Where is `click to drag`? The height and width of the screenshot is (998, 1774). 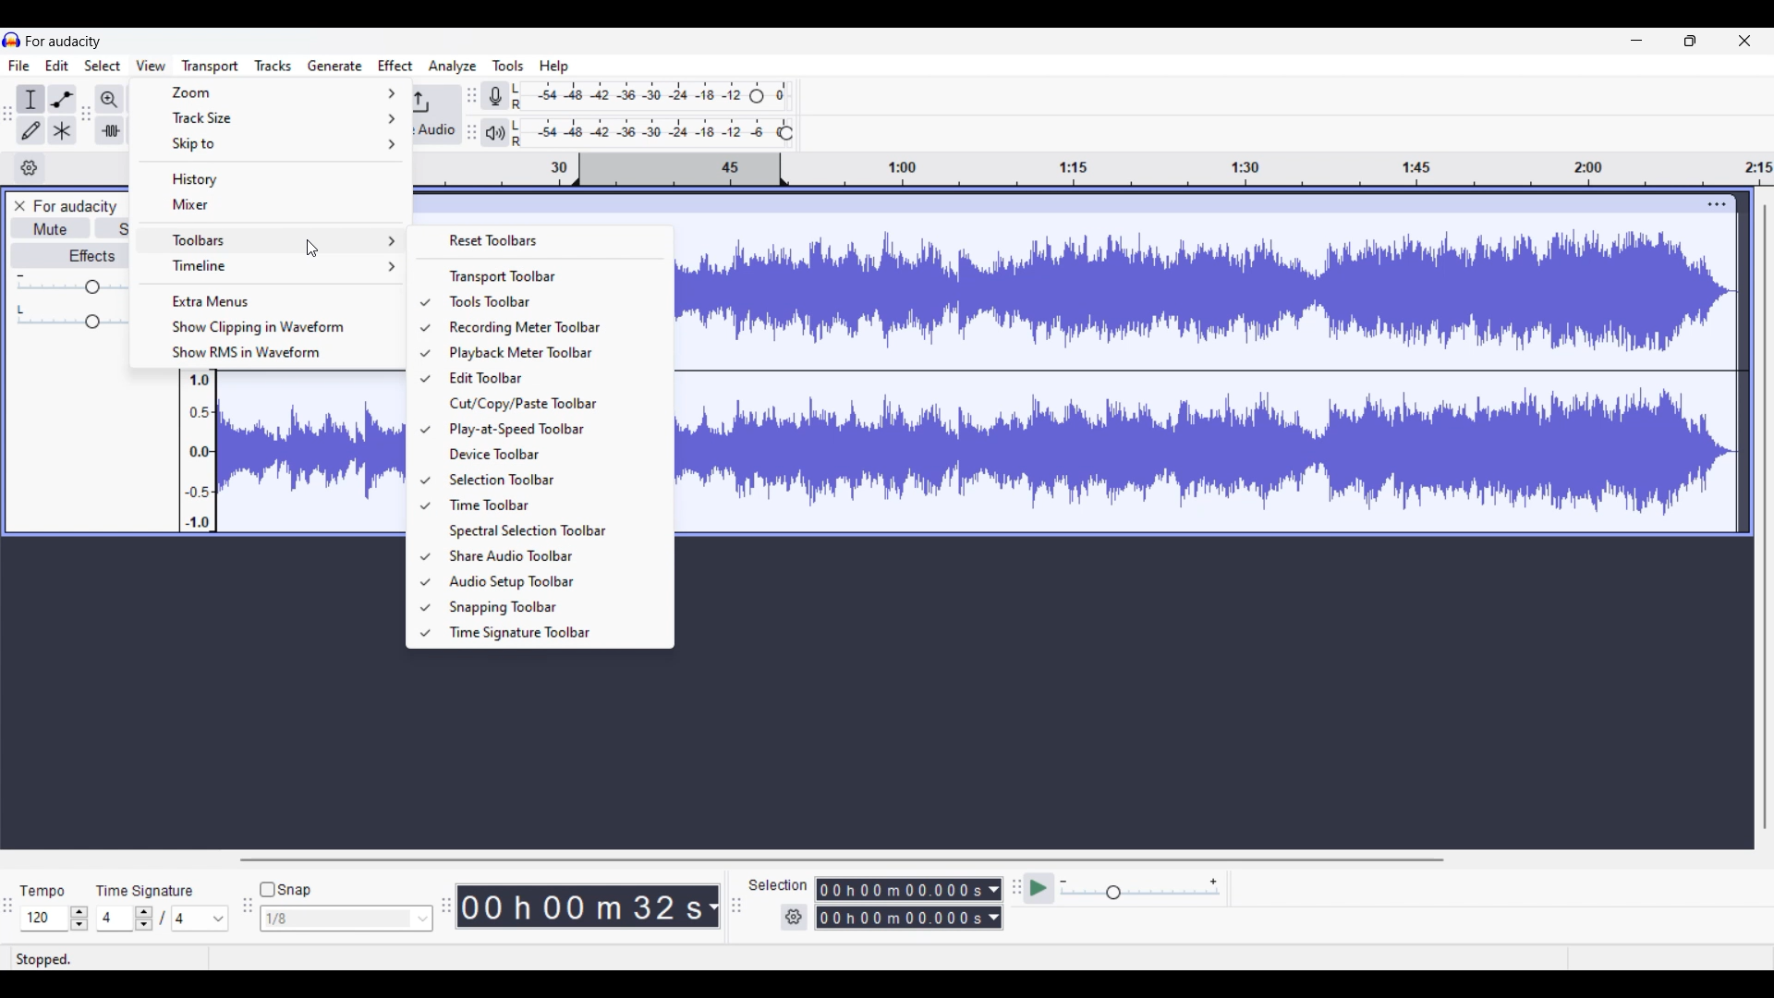 click to drag is located at coordinates (1059, 204).